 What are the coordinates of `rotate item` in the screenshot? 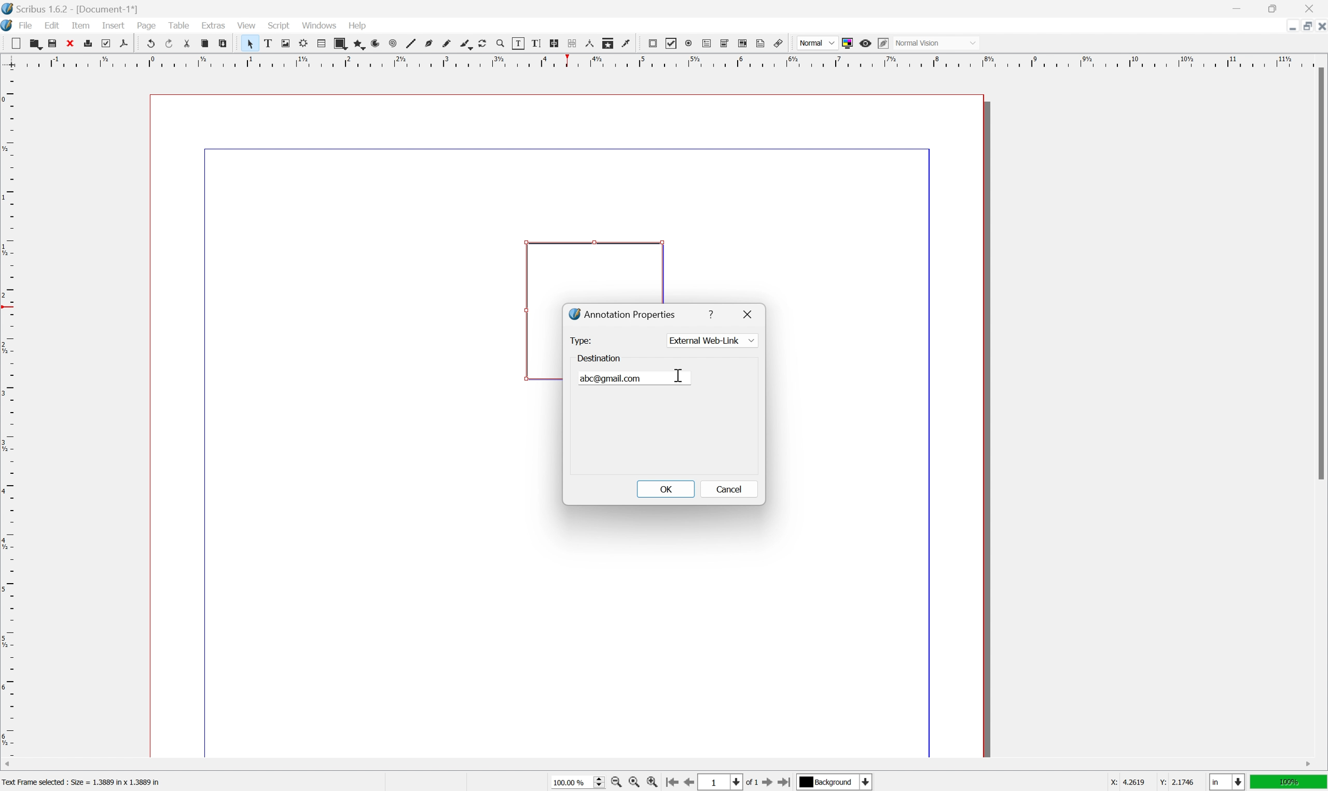 It's located at (483, 44).